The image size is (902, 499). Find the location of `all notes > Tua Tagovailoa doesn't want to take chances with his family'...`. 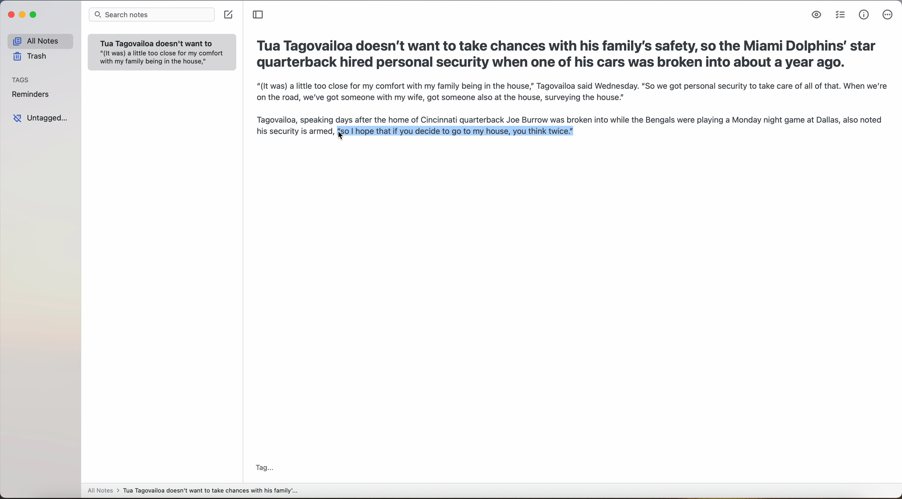

all notes > Tua Tagovailoa doesn't want to take chances with his family'... is located at coordinates (193, 491).